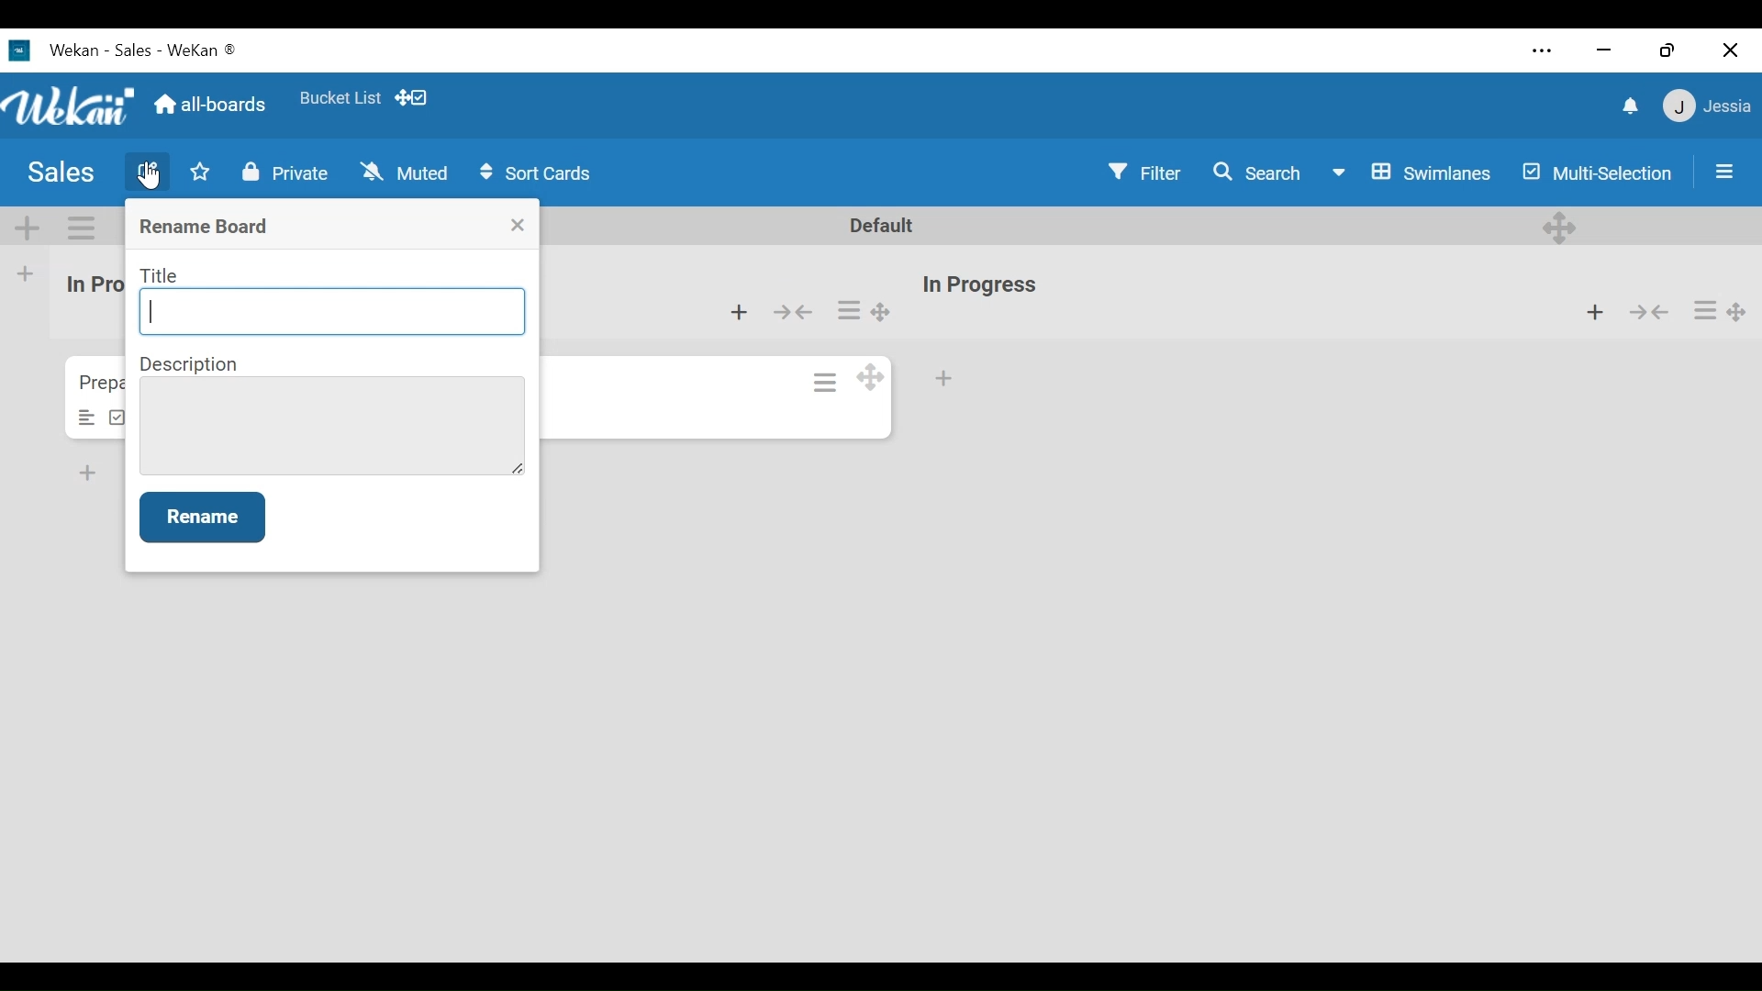 The image size is (1762, 991). I want to click on Rename, so click(202, 517).